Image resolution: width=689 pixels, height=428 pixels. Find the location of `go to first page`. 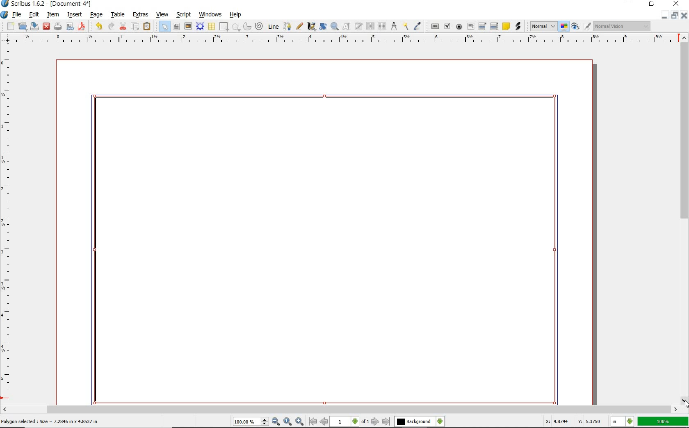

go to first page is located at coordinates (313, 422).